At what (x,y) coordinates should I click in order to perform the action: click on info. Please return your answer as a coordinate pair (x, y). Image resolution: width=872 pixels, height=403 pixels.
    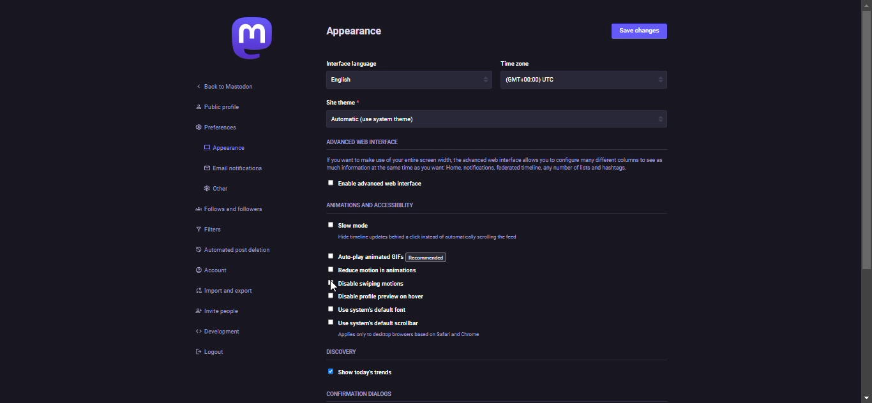
    Looking at the image, I should click on (495, 165).